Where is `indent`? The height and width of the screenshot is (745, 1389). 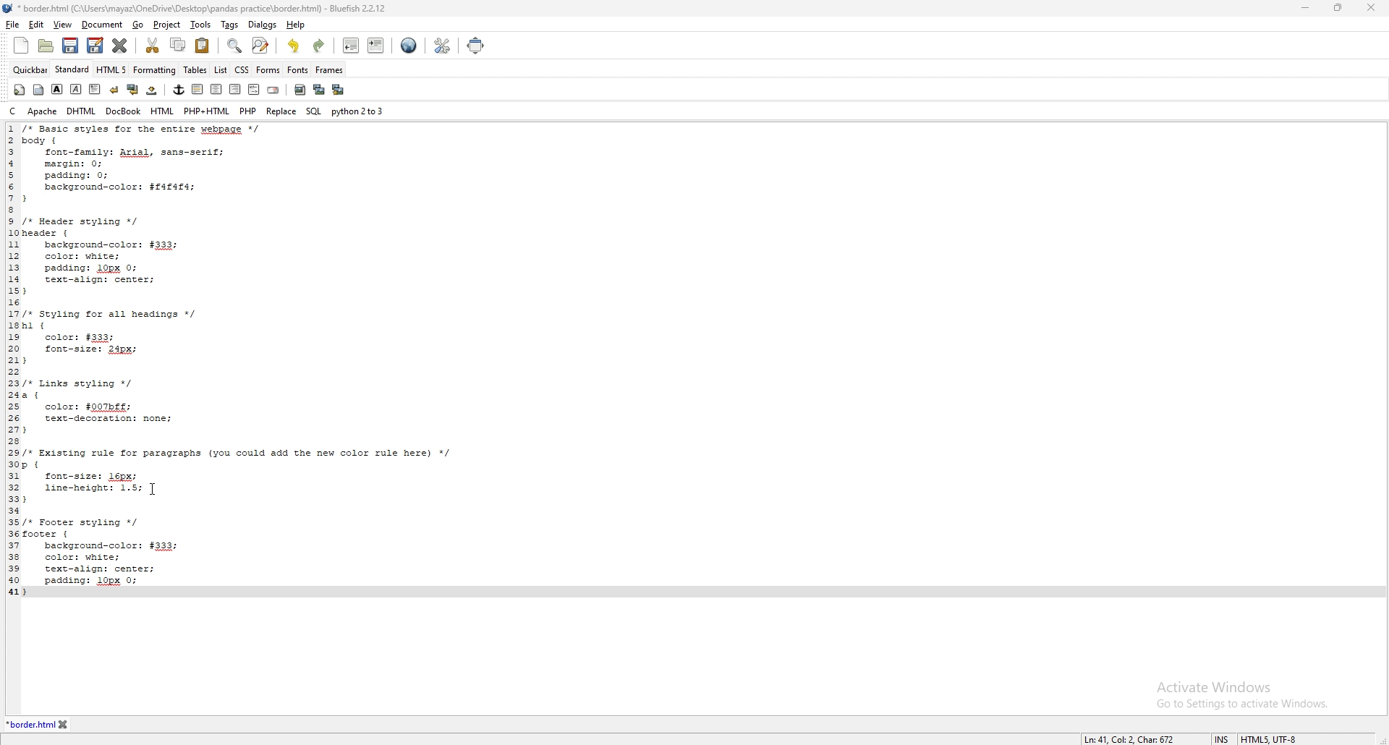 indent is located at coordinates (375, 46).